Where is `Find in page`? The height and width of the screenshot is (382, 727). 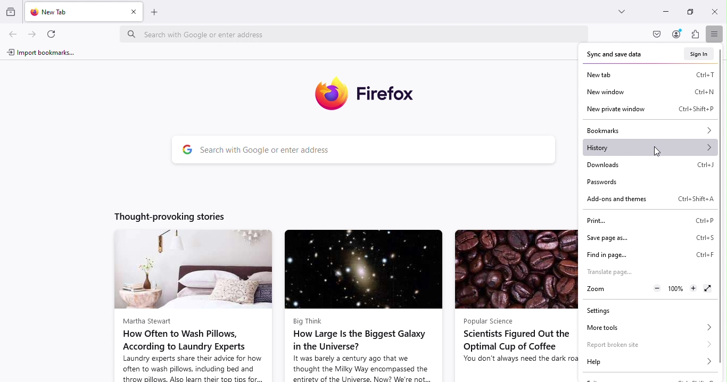
Find in page is located at coordinates (651, 255).